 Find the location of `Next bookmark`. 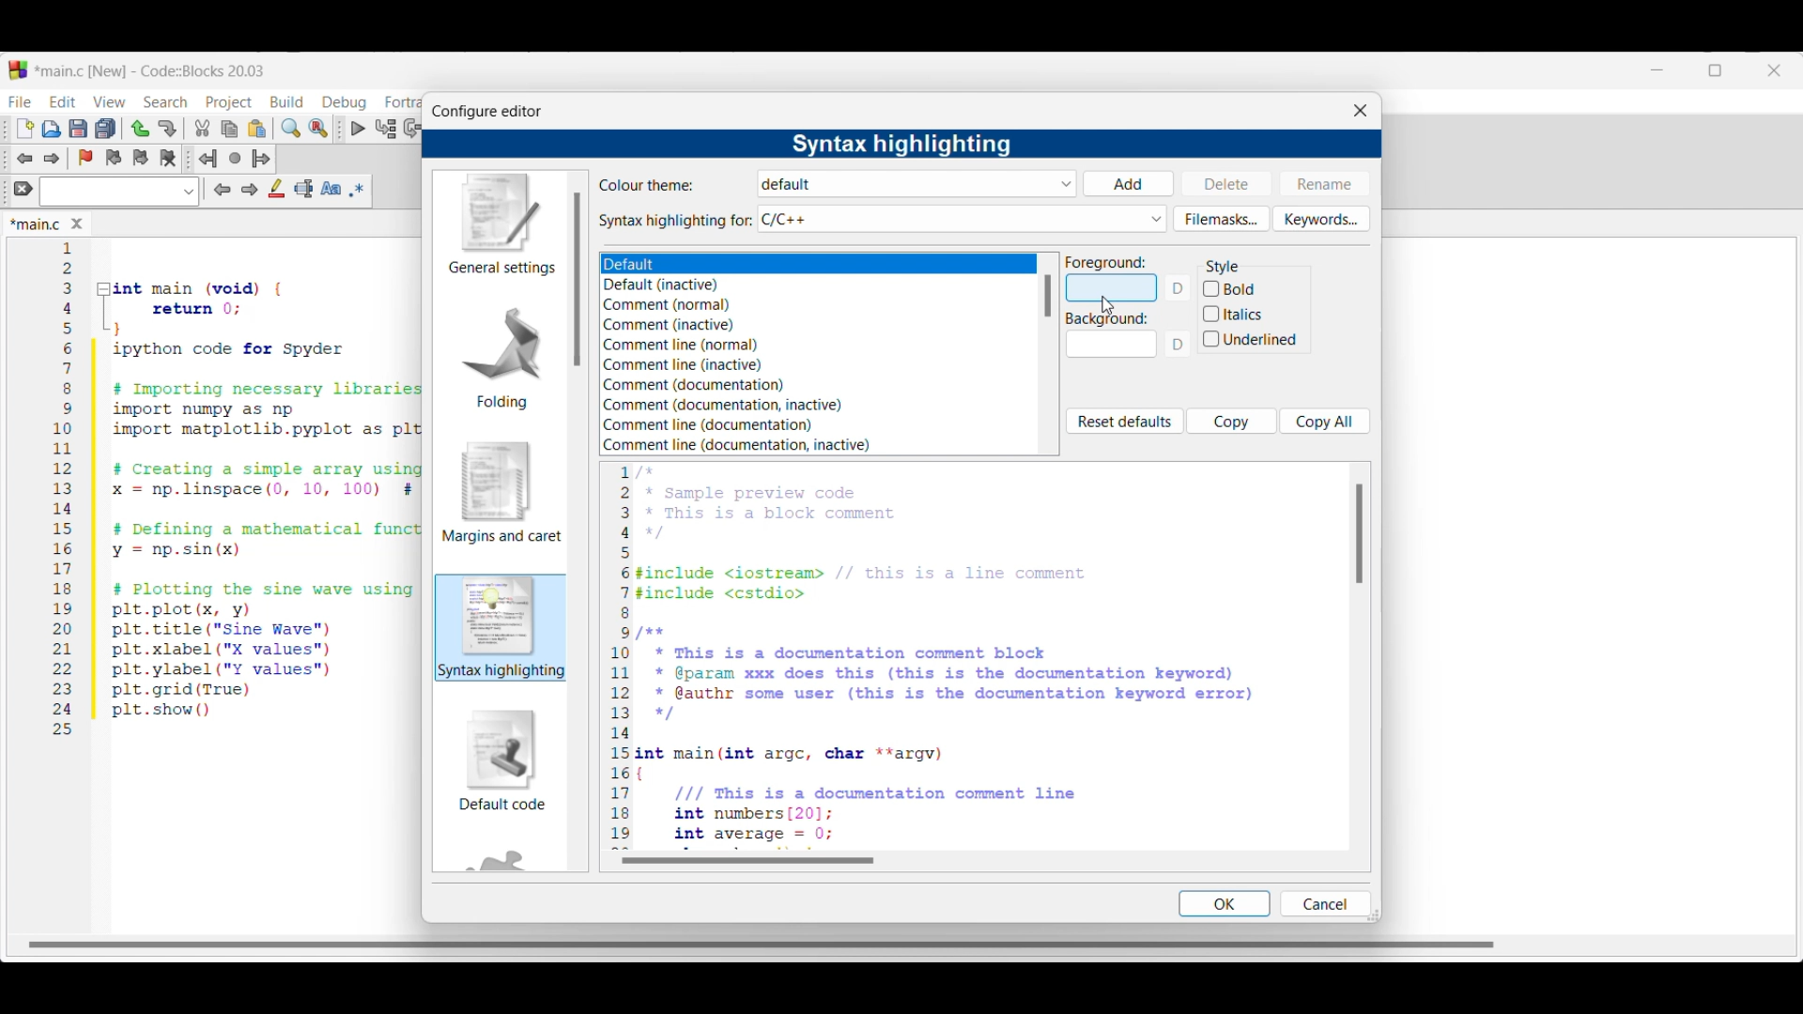

Next bookmark is located at coordinates (140, 158).